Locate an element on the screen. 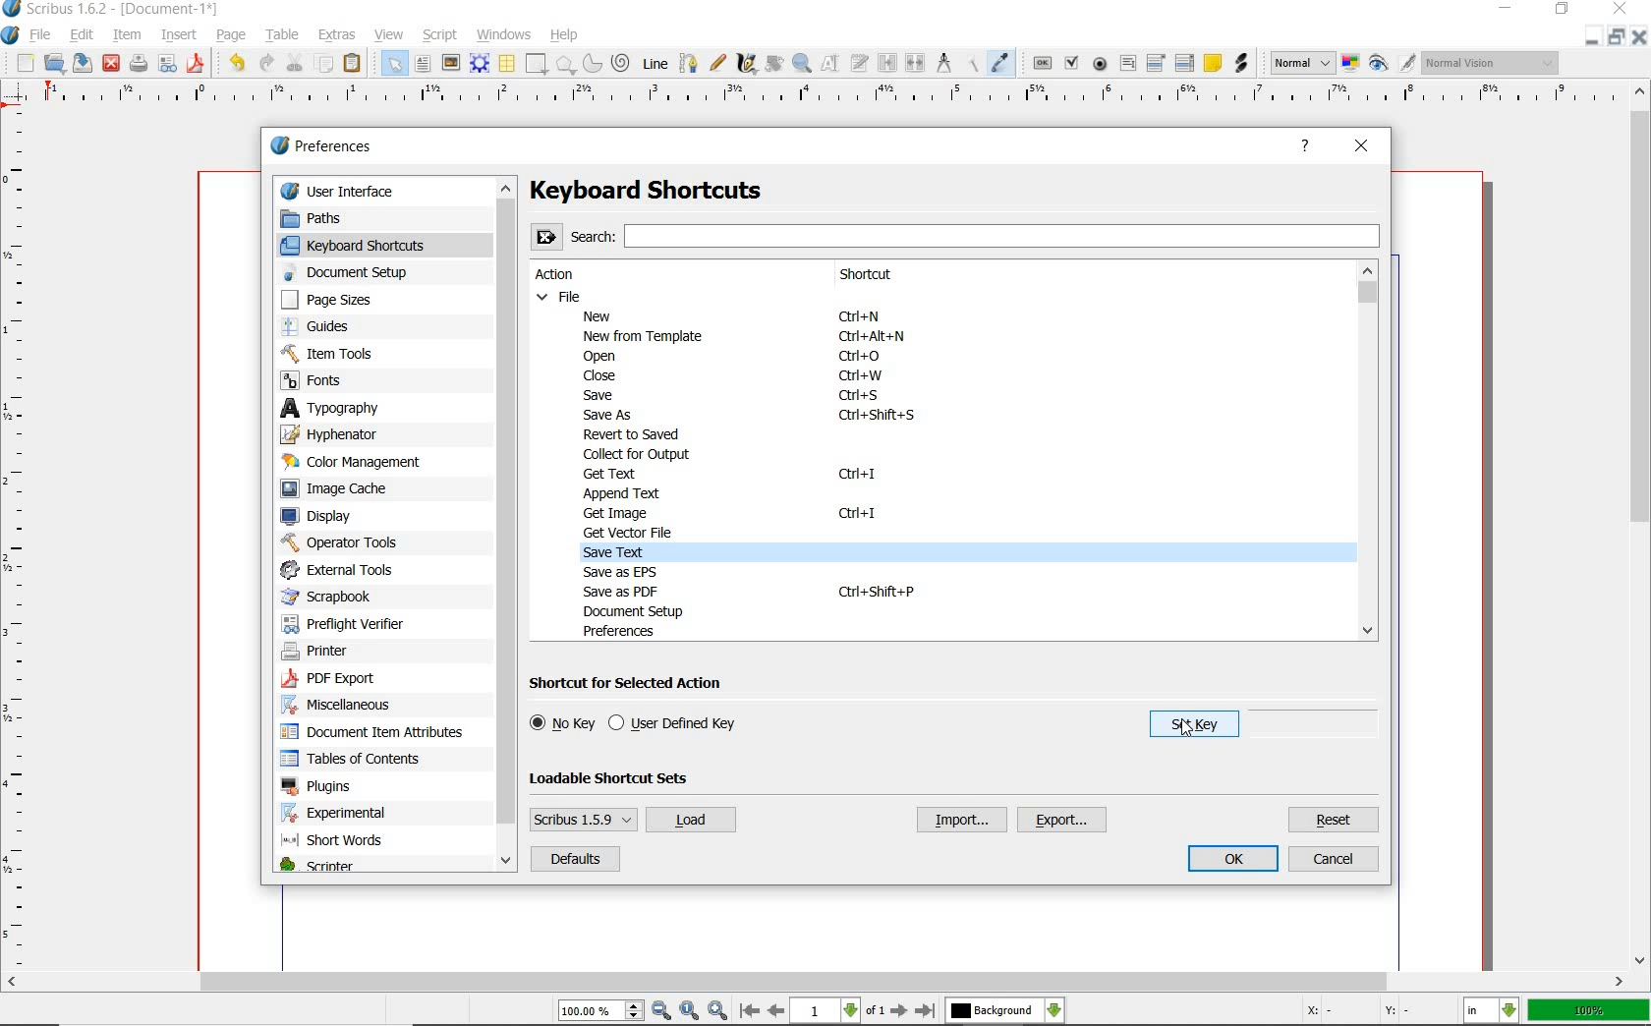  view is located at coordinates (390, 35).